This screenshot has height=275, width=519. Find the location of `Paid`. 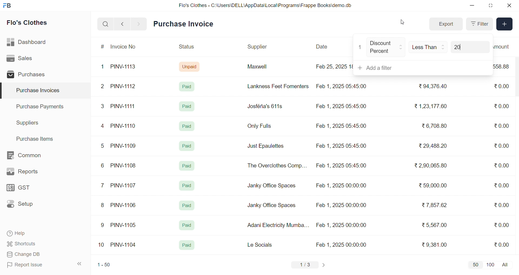

Paid is located at coordinates (188, 86).